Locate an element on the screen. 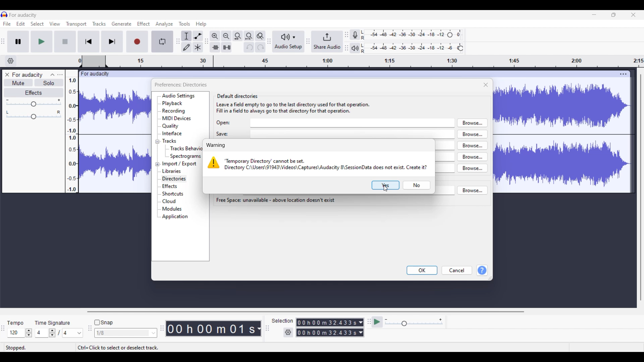  Indicates text box for Open is located at coordinates (223, 123).